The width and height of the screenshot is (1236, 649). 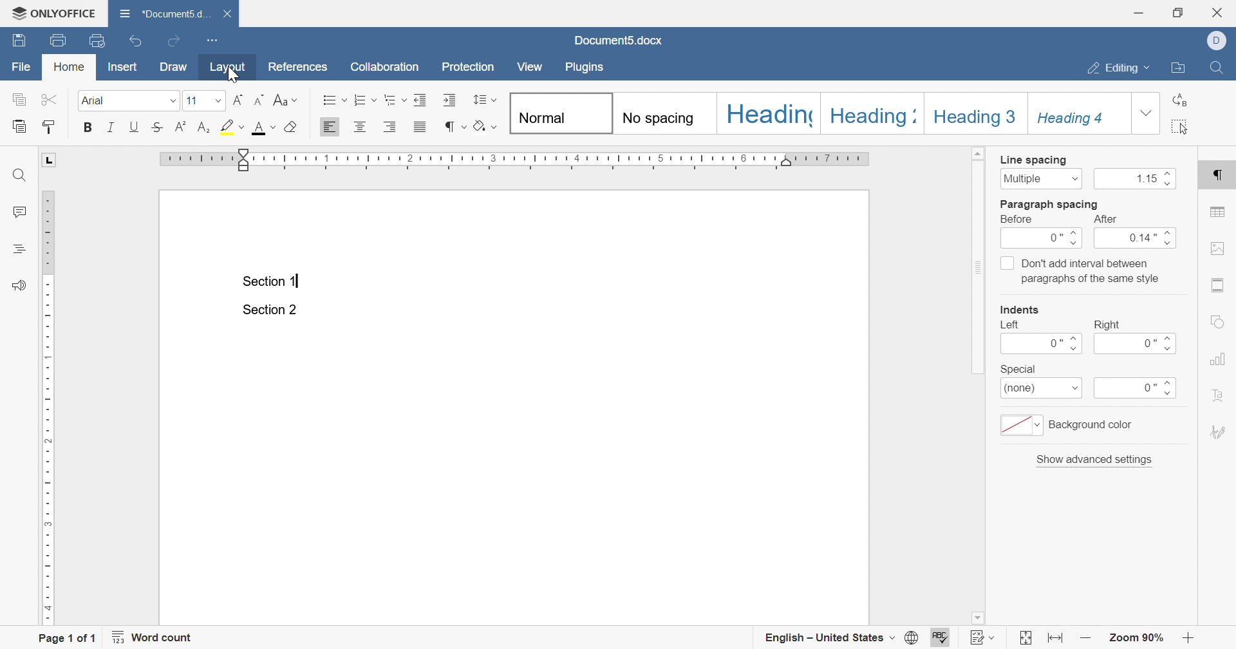 What do you see at coordinates (124, 68) in the screenshot?
I see `insert` at bounding box center [124, 68].